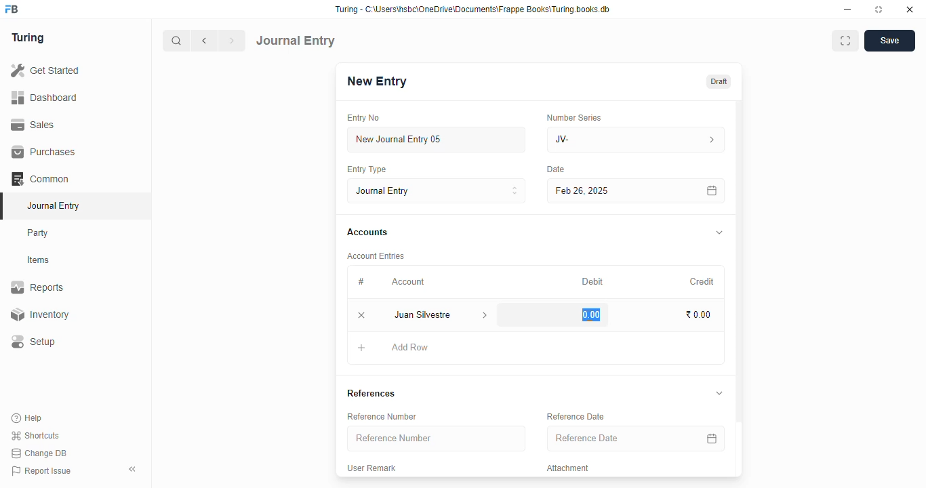  What do you see at coordinates (425, 315) in the screenshot?
I see `juan silvestre` at bounding box center [425, 315].